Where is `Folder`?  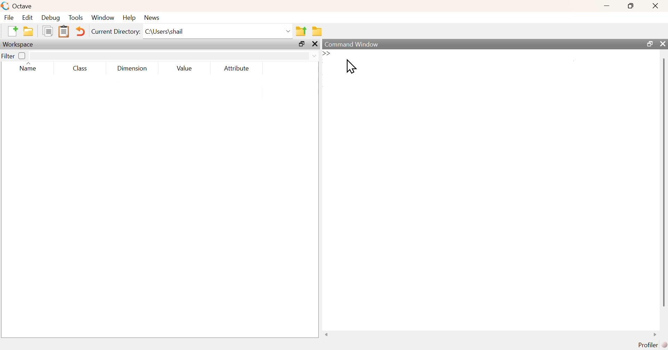 Folder is located at coordinates (317, 31).